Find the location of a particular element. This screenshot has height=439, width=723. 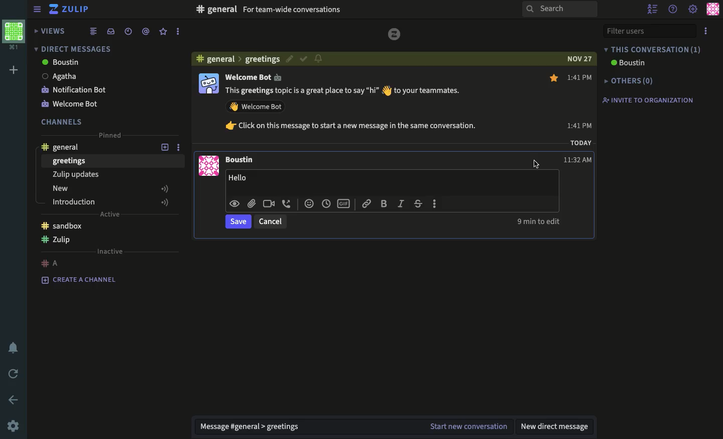

time is located at coordinates (129, 31).